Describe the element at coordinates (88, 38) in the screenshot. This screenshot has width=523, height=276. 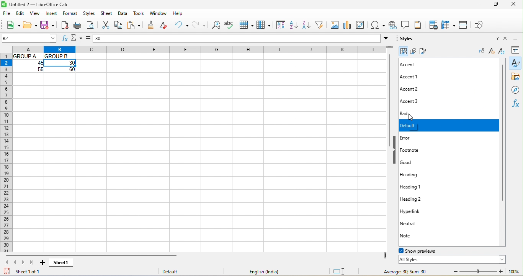
I see `formula` at that location.